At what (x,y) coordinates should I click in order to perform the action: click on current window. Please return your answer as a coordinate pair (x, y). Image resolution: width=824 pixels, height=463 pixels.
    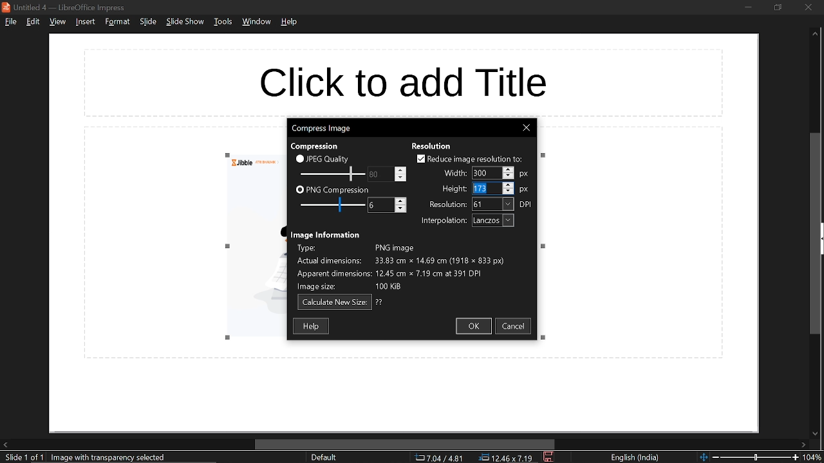
    Looking at the image, I should click on (66, 6).